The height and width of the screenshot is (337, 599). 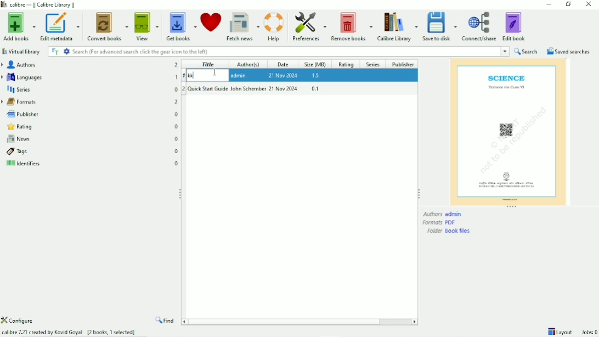 I want to click on 1, so click(x=177, y=77).